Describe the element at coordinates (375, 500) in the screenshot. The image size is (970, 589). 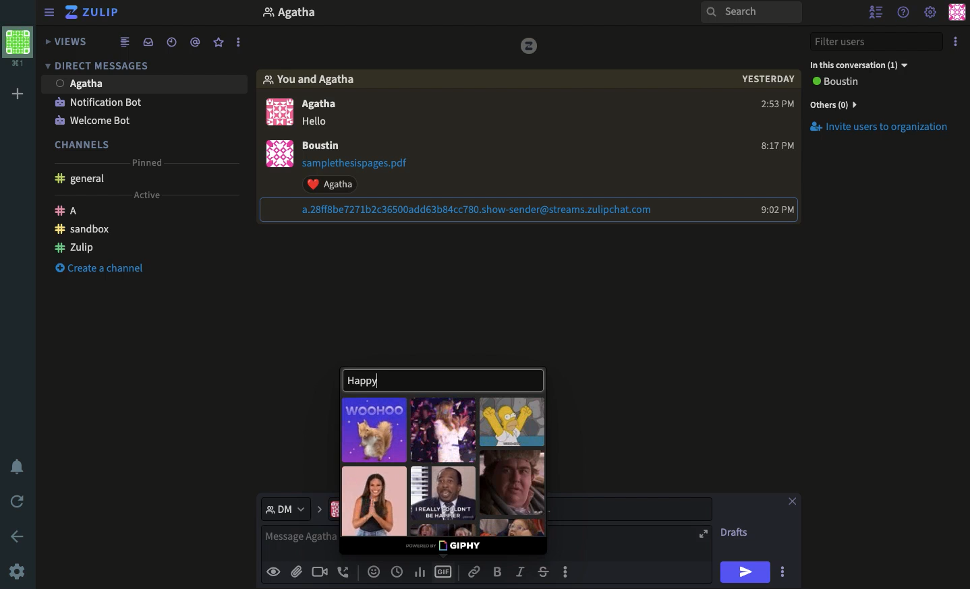
I see `GIF` at that location.